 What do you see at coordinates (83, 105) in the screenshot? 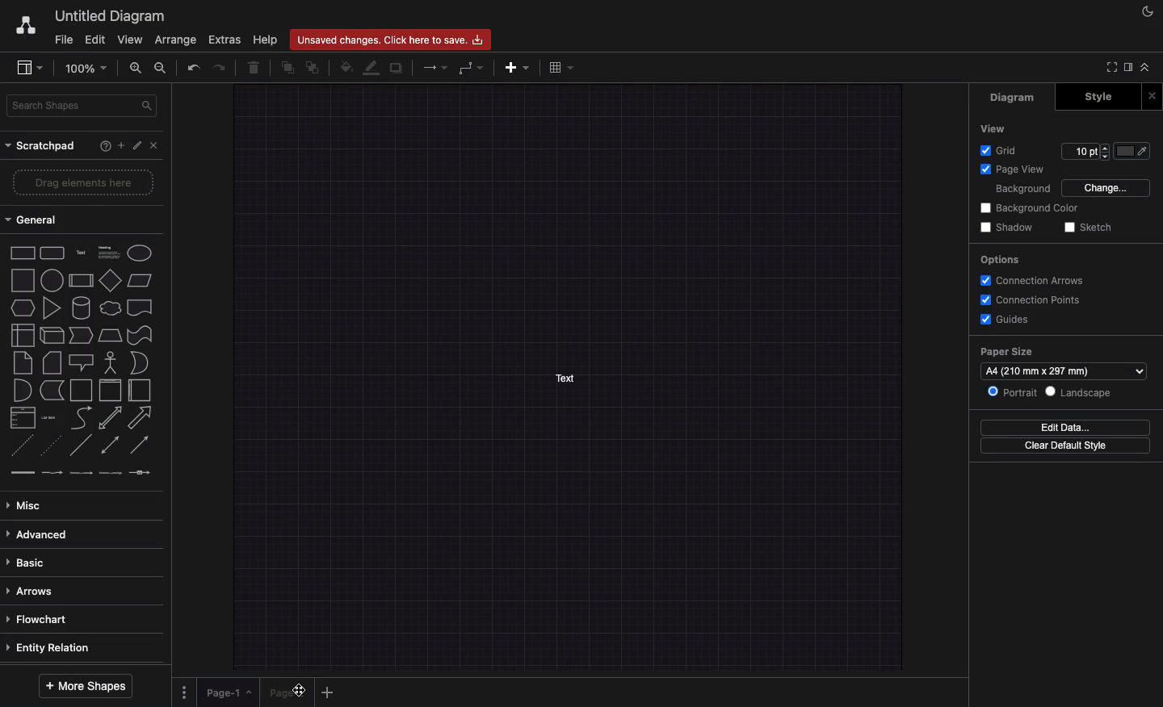
I see `Search shapes` at bounding box center [83, 105].